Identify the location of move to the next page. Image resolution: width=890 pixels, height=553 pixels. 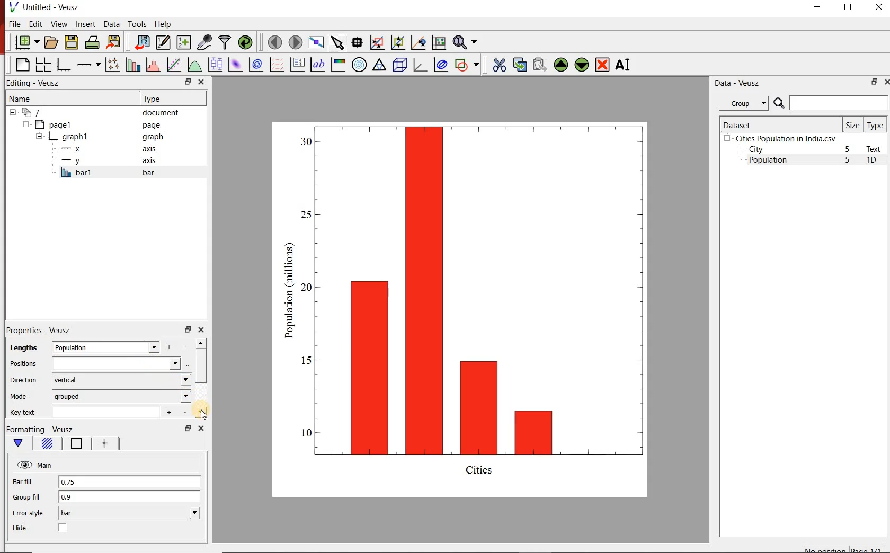
(295, 42).